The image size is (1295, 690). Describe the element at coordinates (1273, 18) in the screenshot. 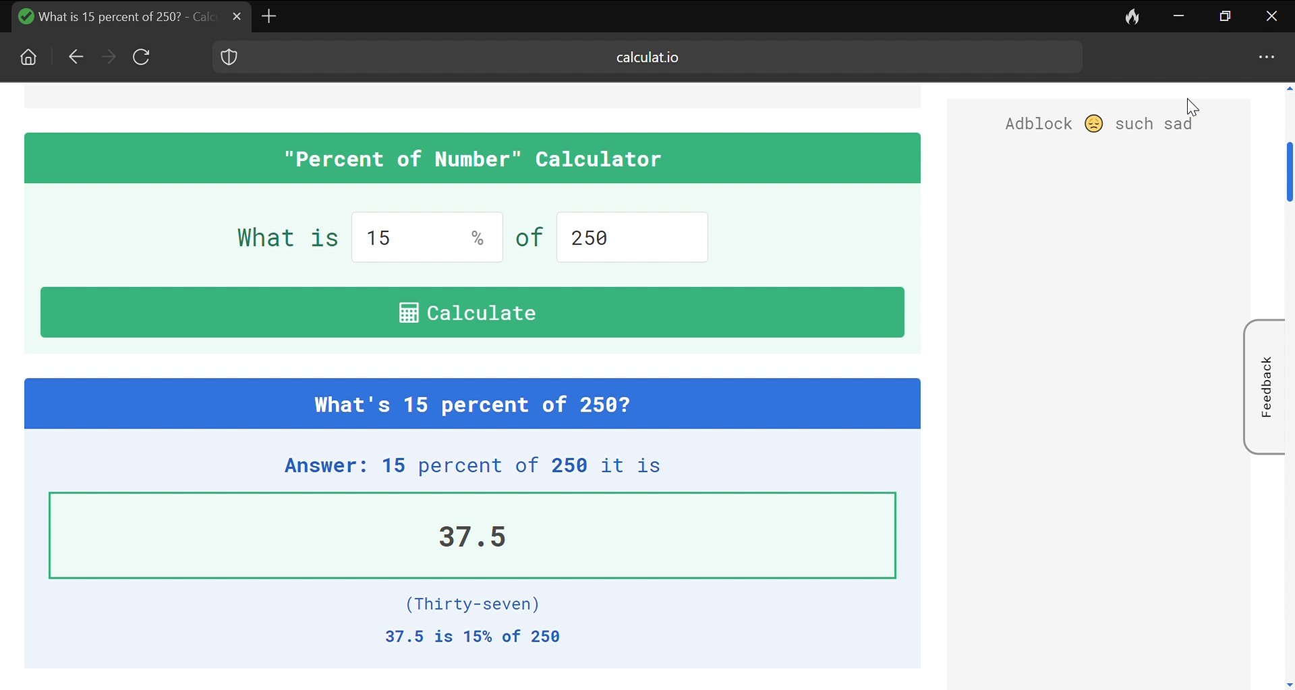

I see `close` at that location.